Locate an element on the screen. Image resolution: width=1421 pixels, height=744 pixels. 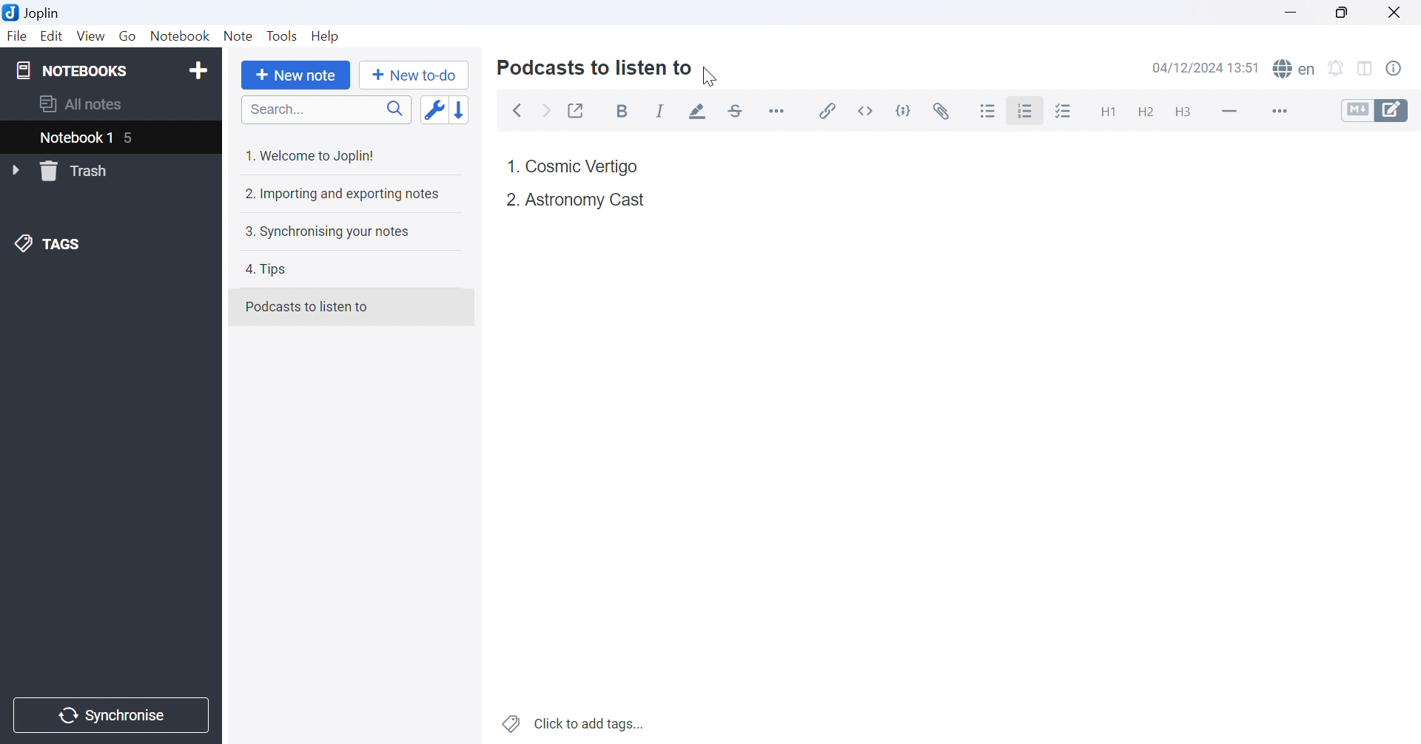
Forward is located at coordinates (549, 112).